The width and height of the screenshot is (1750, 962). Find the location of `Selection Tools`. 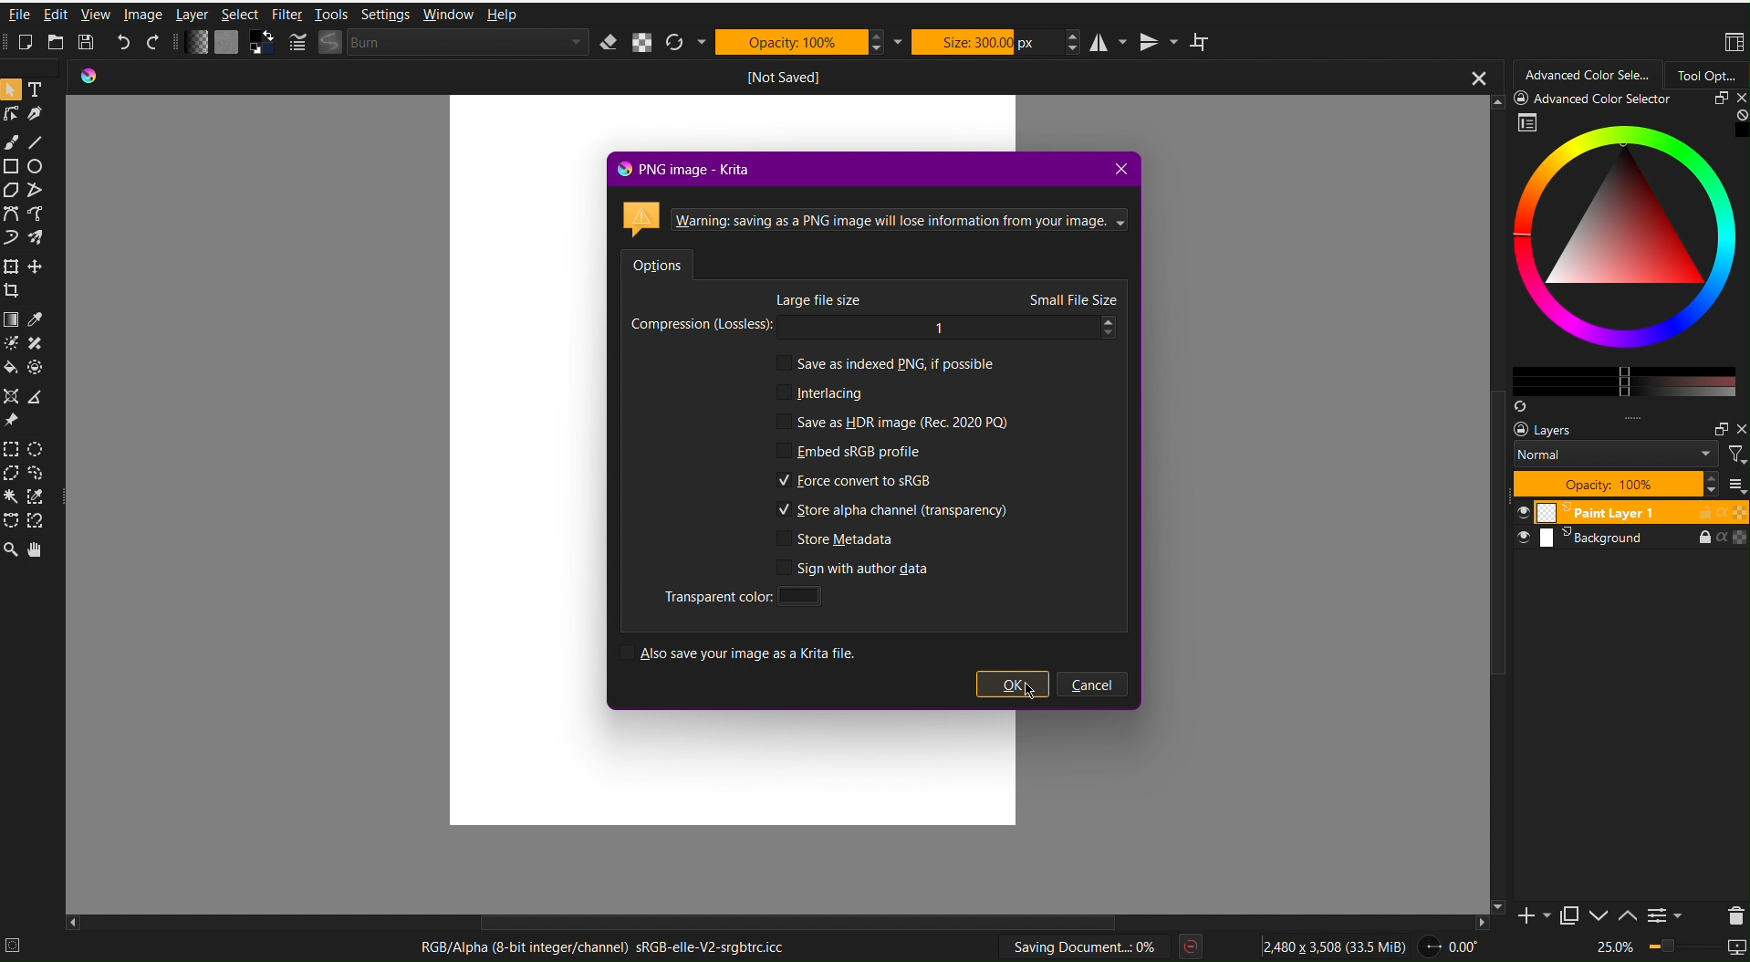

Selection Tools is located at coordinates (26, 485).